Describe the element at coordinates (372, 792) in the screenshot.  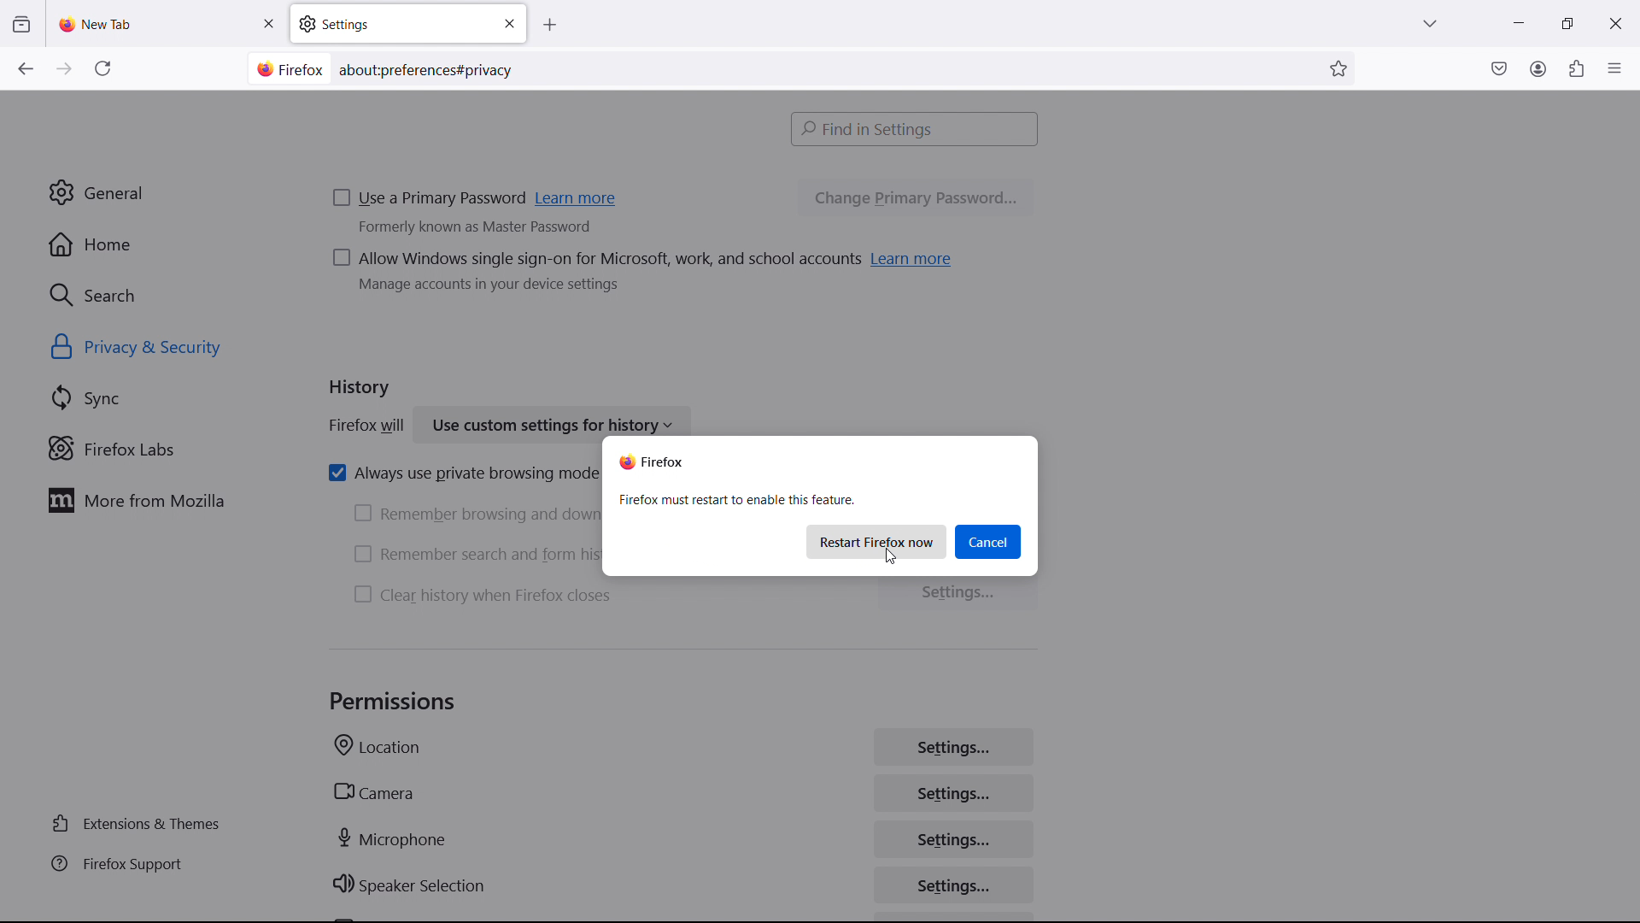
I see `camera` at that location.